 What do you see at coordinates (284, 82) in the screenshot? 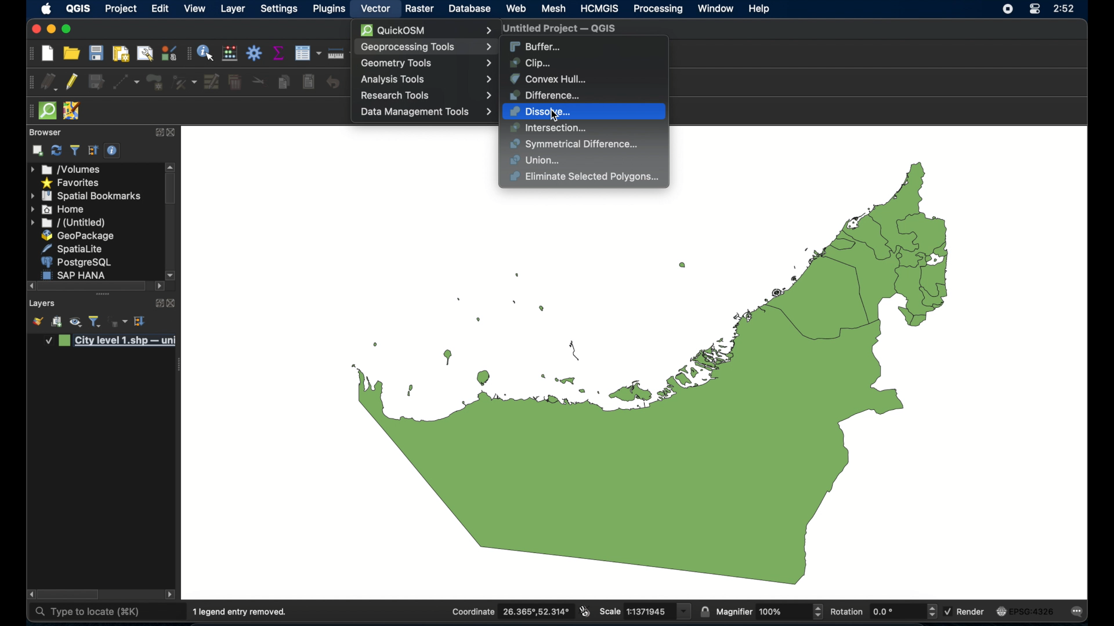
I see `copy features` at bounding box center [284, 82].